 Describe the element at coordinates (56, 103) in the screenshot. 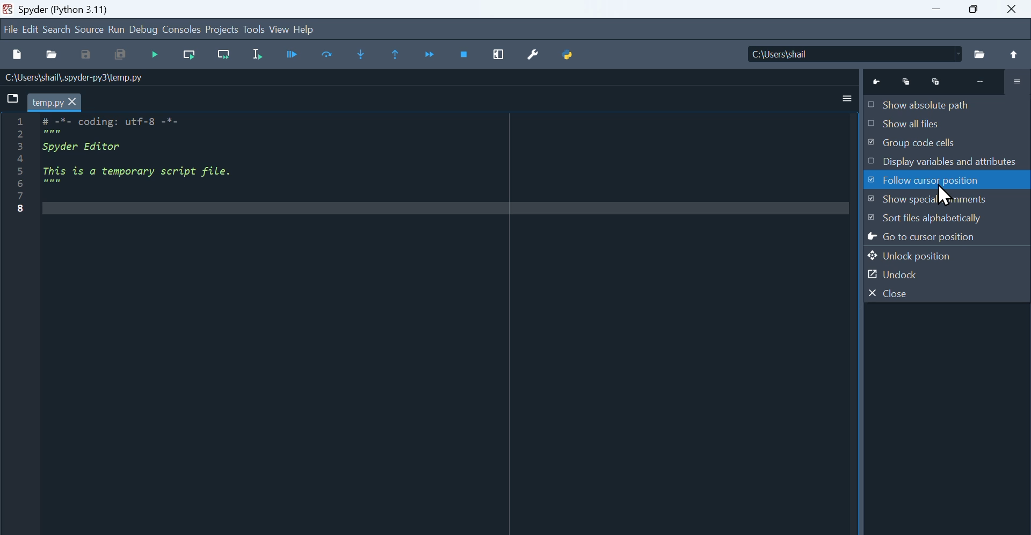

I see `temp.py` at that location.